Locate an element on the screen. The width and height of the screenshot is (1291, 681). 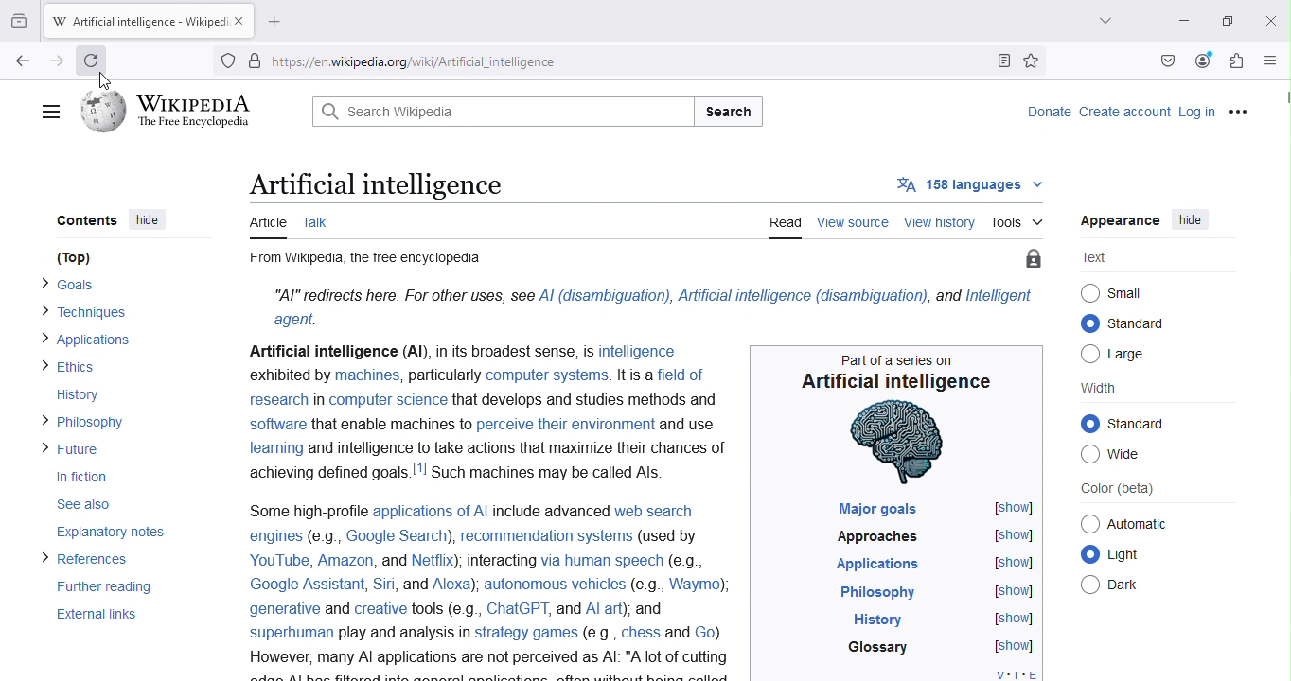
From Wikipedia, the free encyclopedia is located at coordinates (369, 263).